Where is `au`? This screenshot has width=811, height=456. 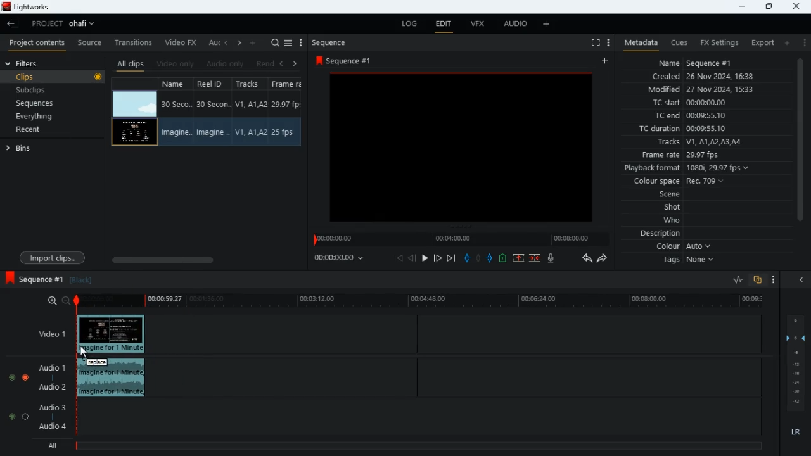
au is located at coordinates (214, 42).